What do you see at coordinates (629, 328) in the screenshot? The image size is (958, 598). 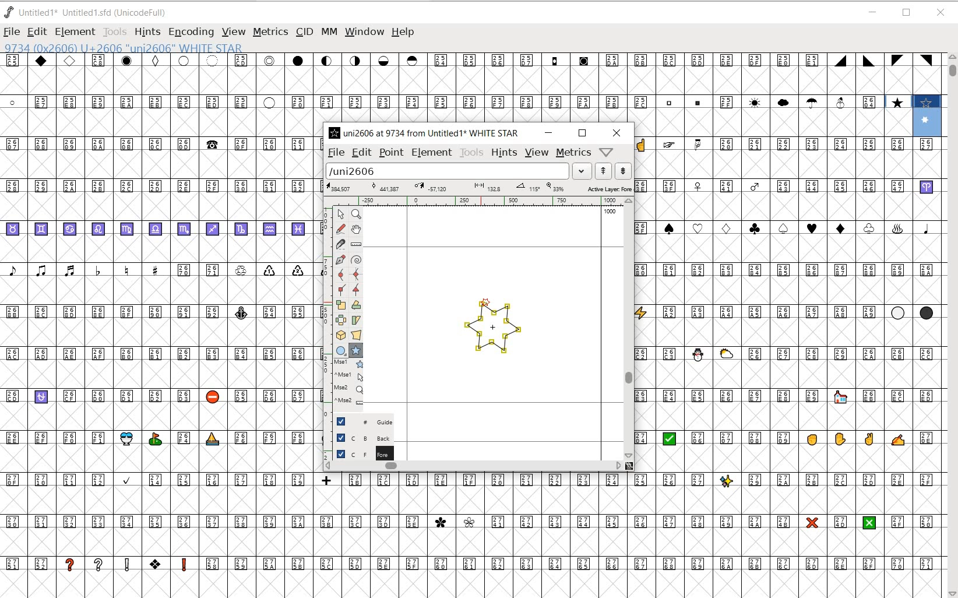 I see `SCROLLBAR` at bounding box center [629, 328].